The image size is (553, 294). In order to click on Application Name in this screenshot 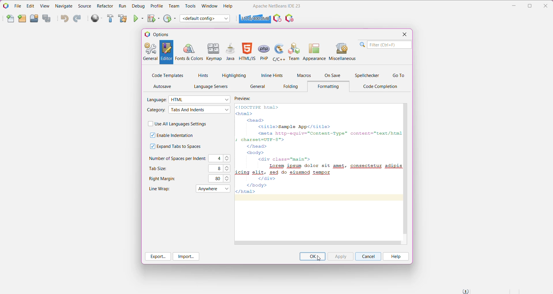, I will do `click(276, 6)`.